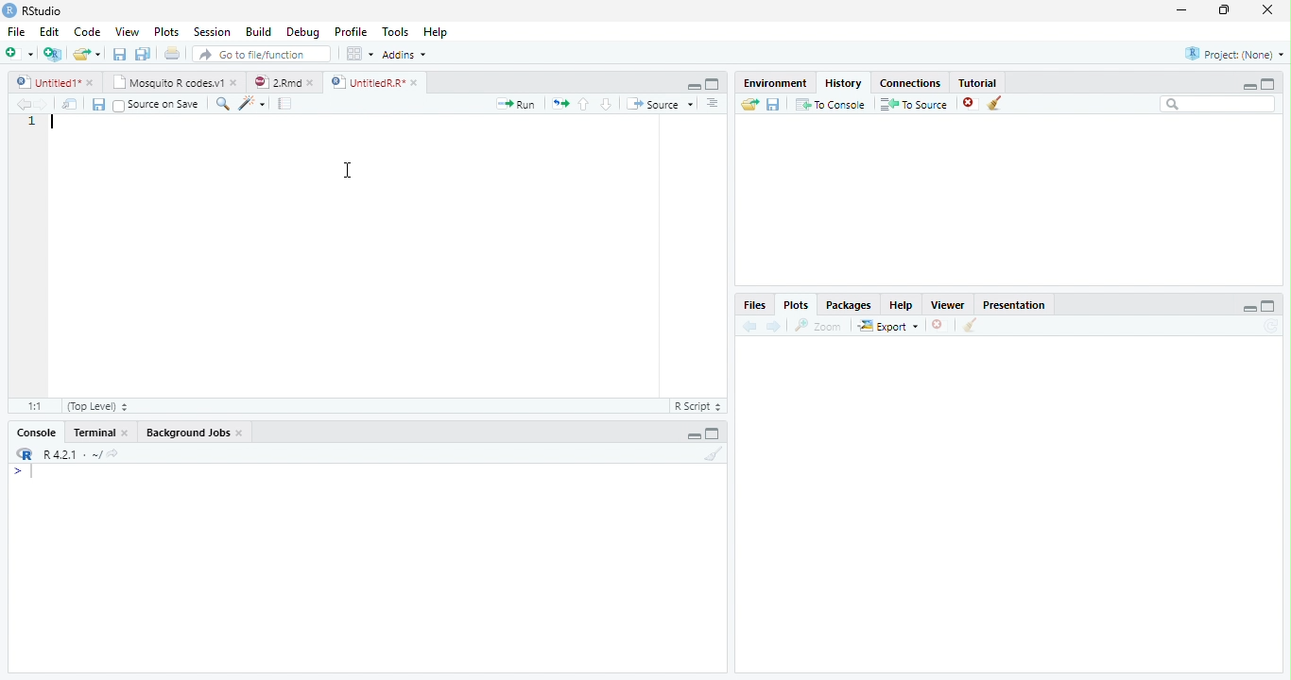  I want to click on export, so click(887, 327).